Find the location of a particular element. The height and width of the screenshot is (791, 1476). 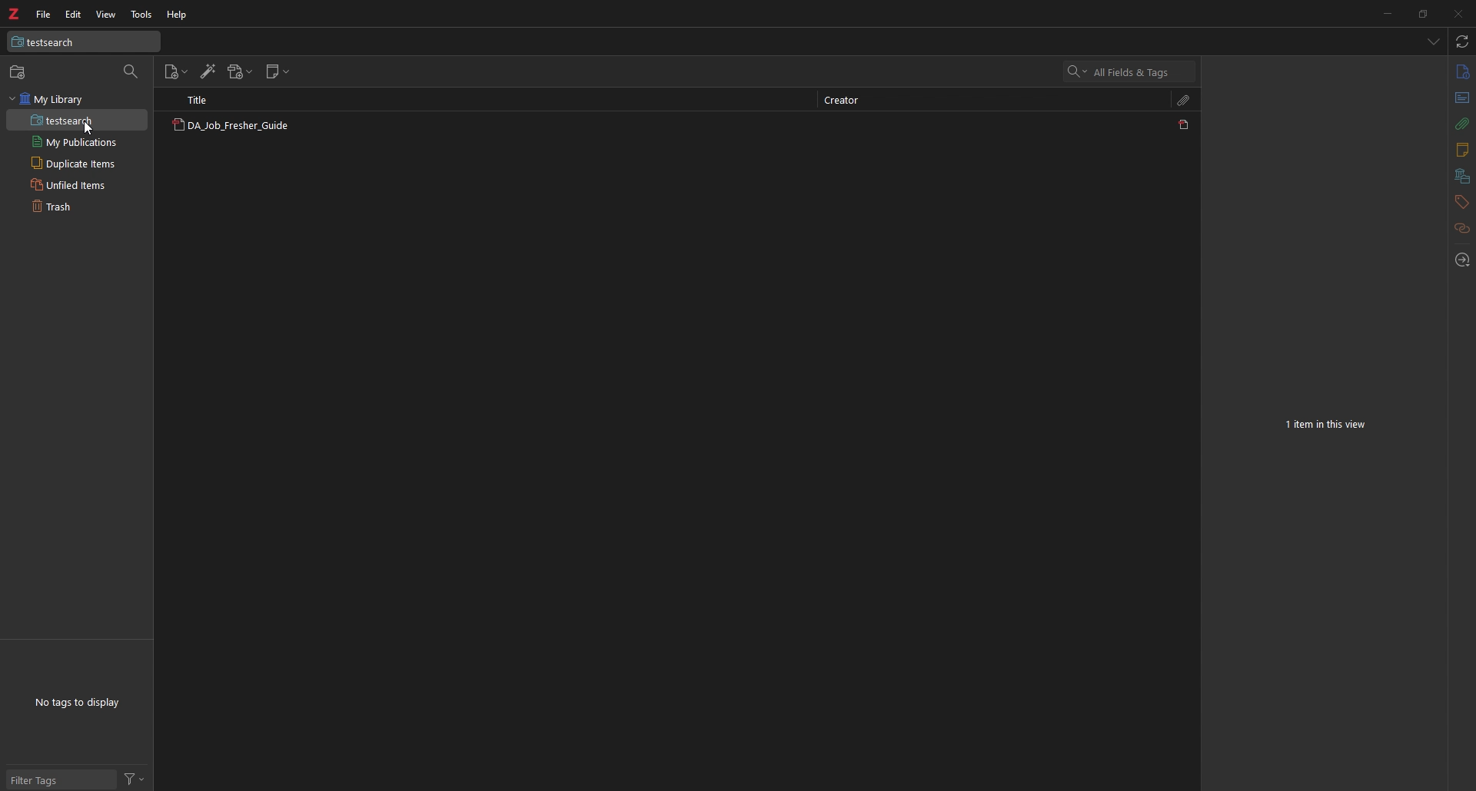

filter tags is located at coordinates (61, 779).